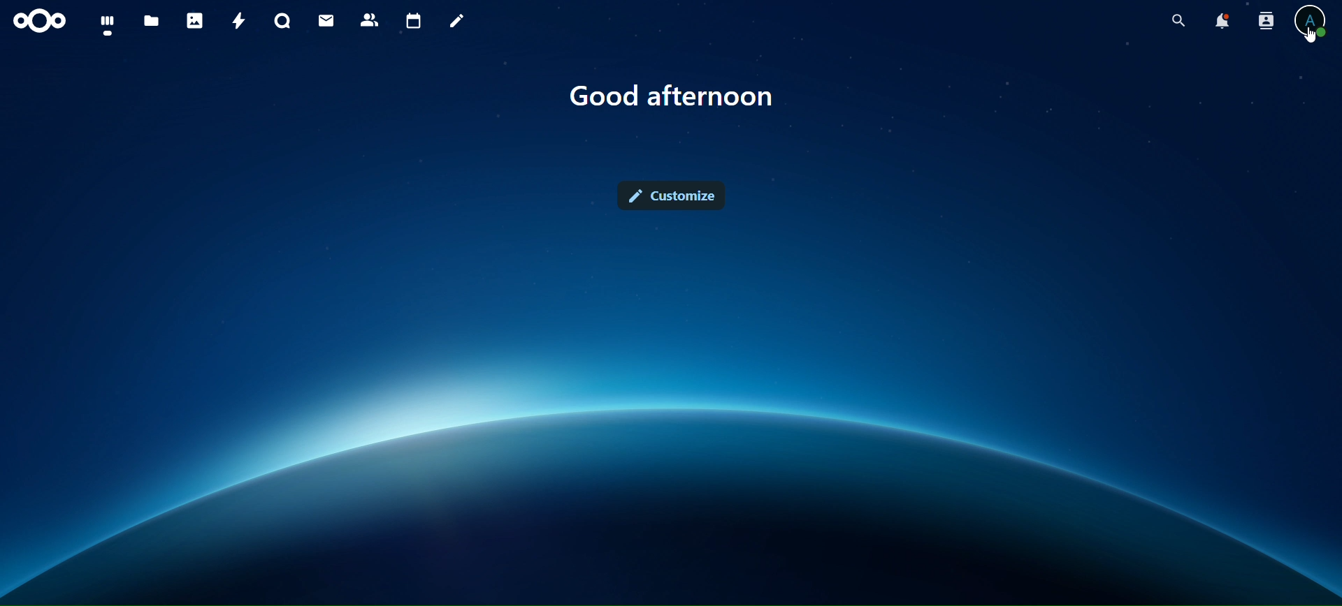  Describe the element at coordinates (1177, 21) in the screenshot. I see `search` at that location.